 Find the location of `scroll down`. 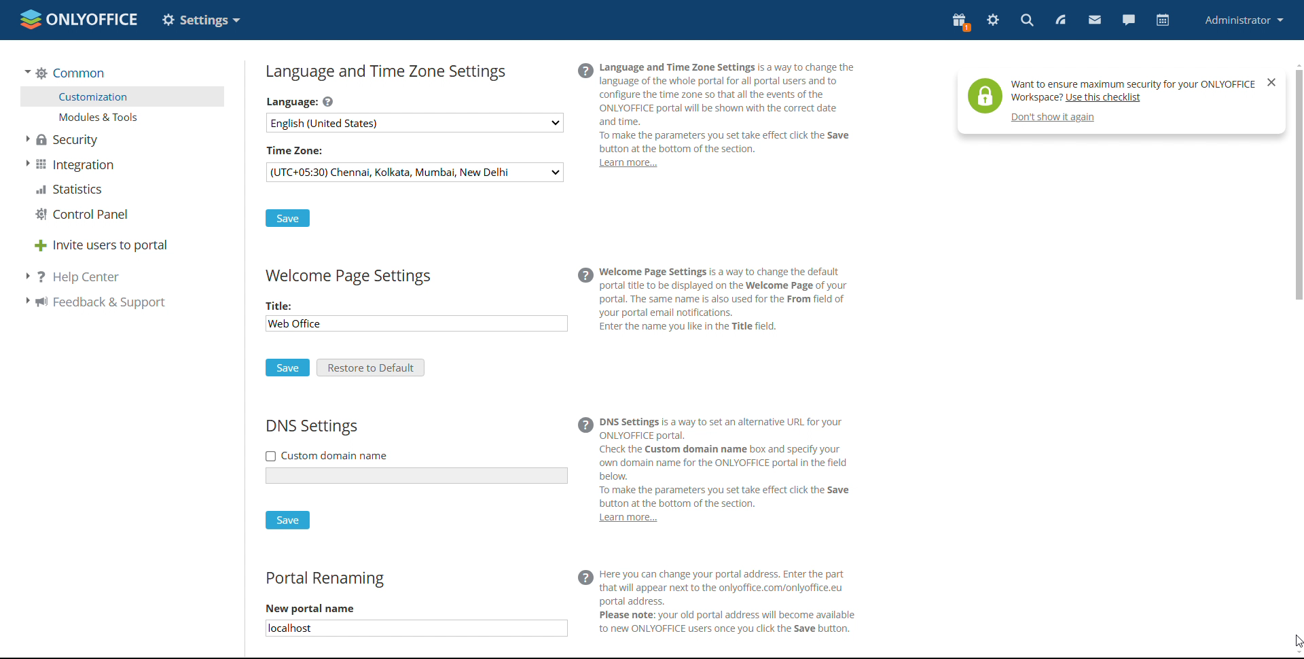

scroll down is located at coordinates (1296, 654).